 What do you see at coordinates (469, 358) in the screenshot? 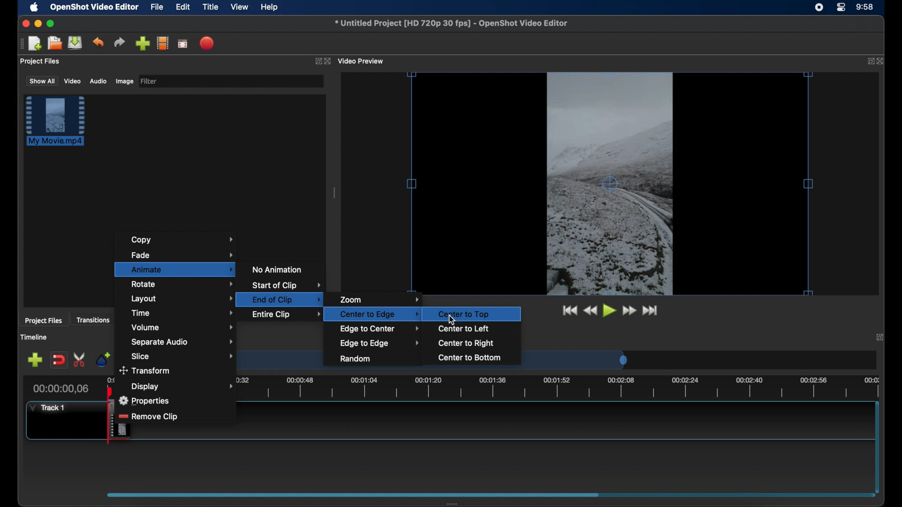
I see `center to bottom` at bounding box center [469, 358].